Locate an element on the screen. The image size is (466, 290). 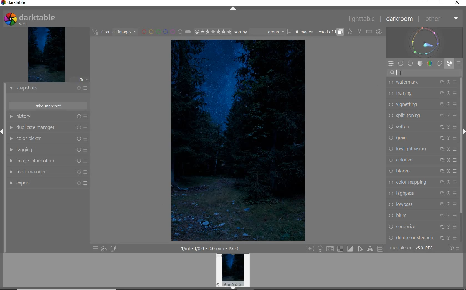
SELECTED IMAGE is located at coordinates (237, 141).